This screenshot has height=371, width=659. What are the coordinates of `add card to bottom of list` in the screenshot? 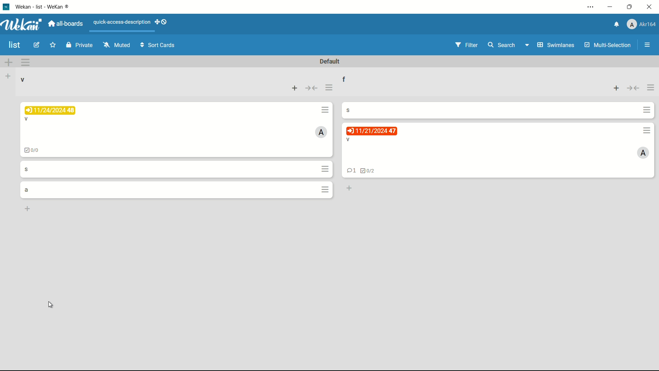 It's located at (28, 209).